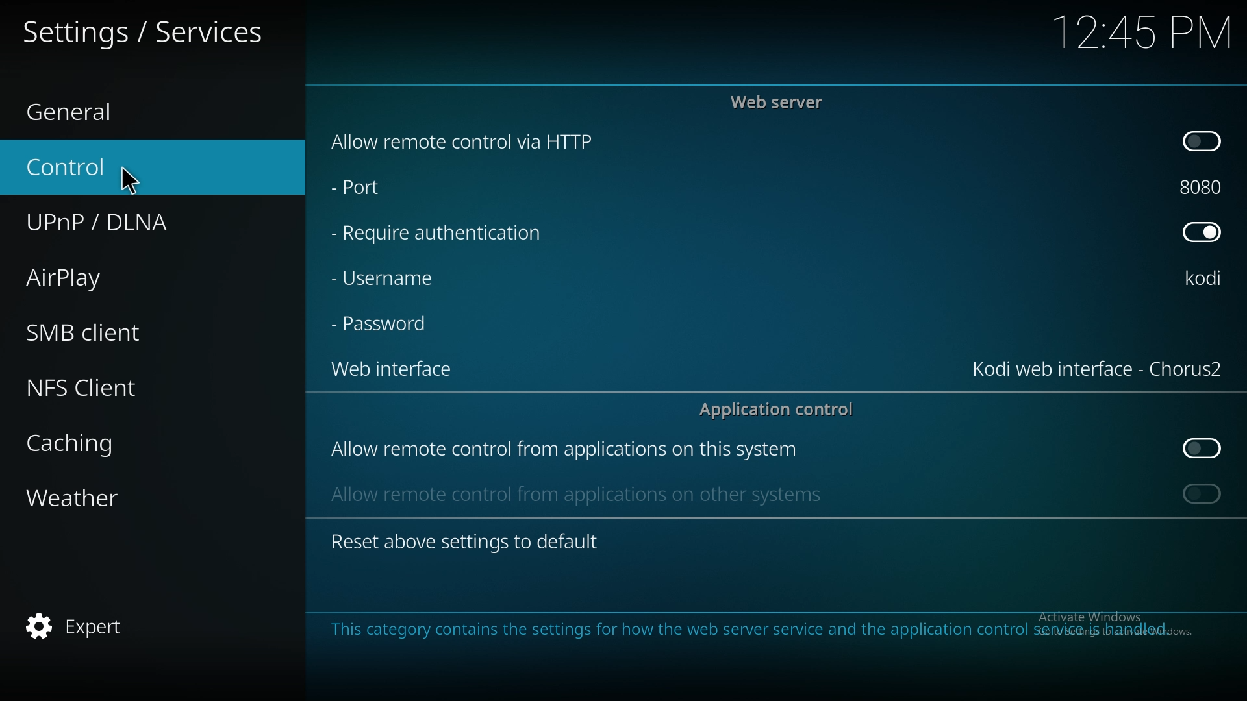 Image resolution: width=1247 pixels, height=701 pixels. Describe the element at coordinates (1202, 140) in the screenshot. I see `on` at that location.